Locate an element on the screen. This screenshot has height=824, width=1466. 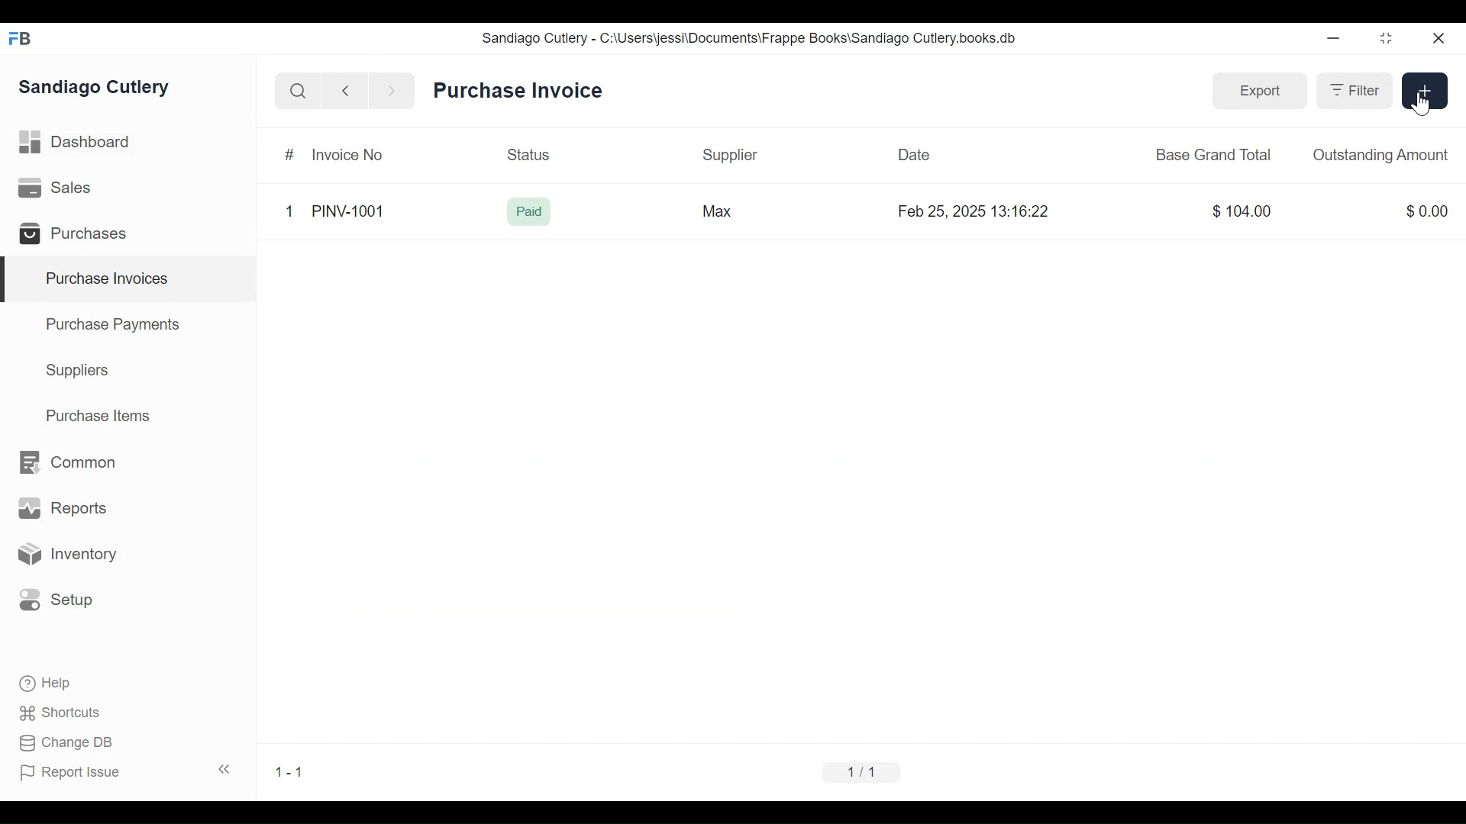
Max is located at coordinates (715, 210).